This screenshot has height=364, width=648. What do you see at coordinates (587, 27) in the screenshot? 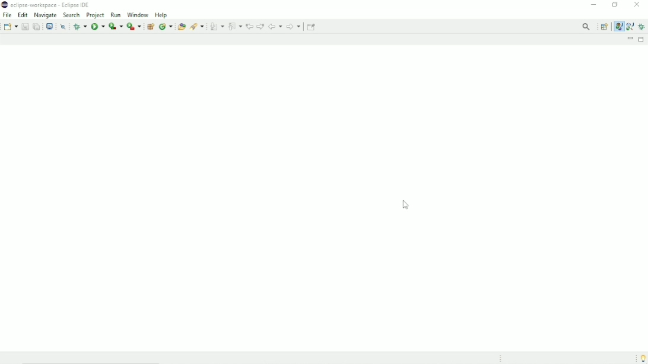
I see `Access commands and other items` at bounding box center [587, 27].